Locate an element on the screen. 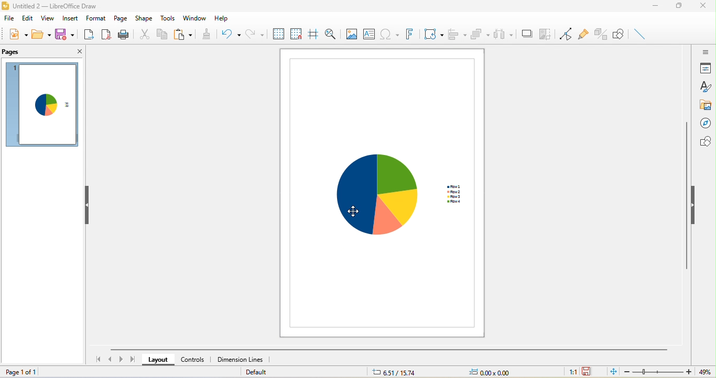 This screenshot has width=716, height=378. libre office draw logo is located at coordinates (5, 6).